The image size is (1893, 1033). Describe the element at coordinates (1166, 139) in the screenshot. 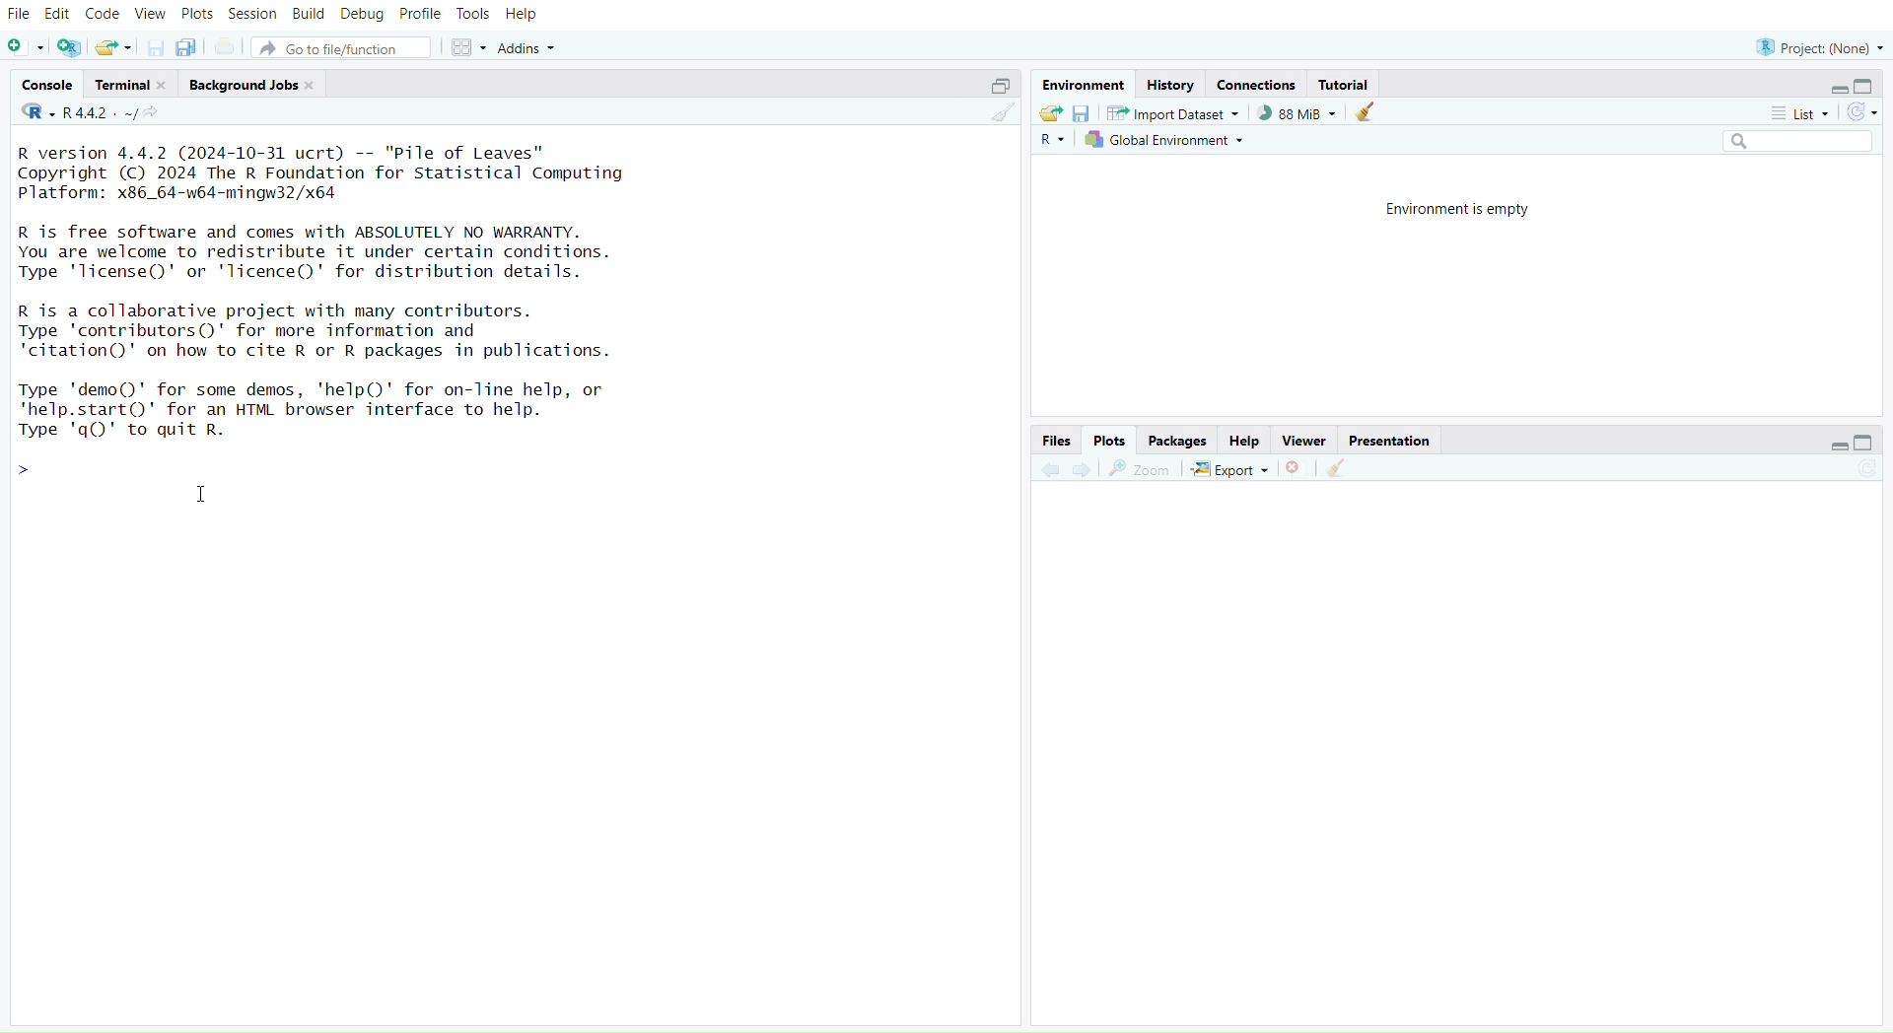

I see `global environment` at that location.